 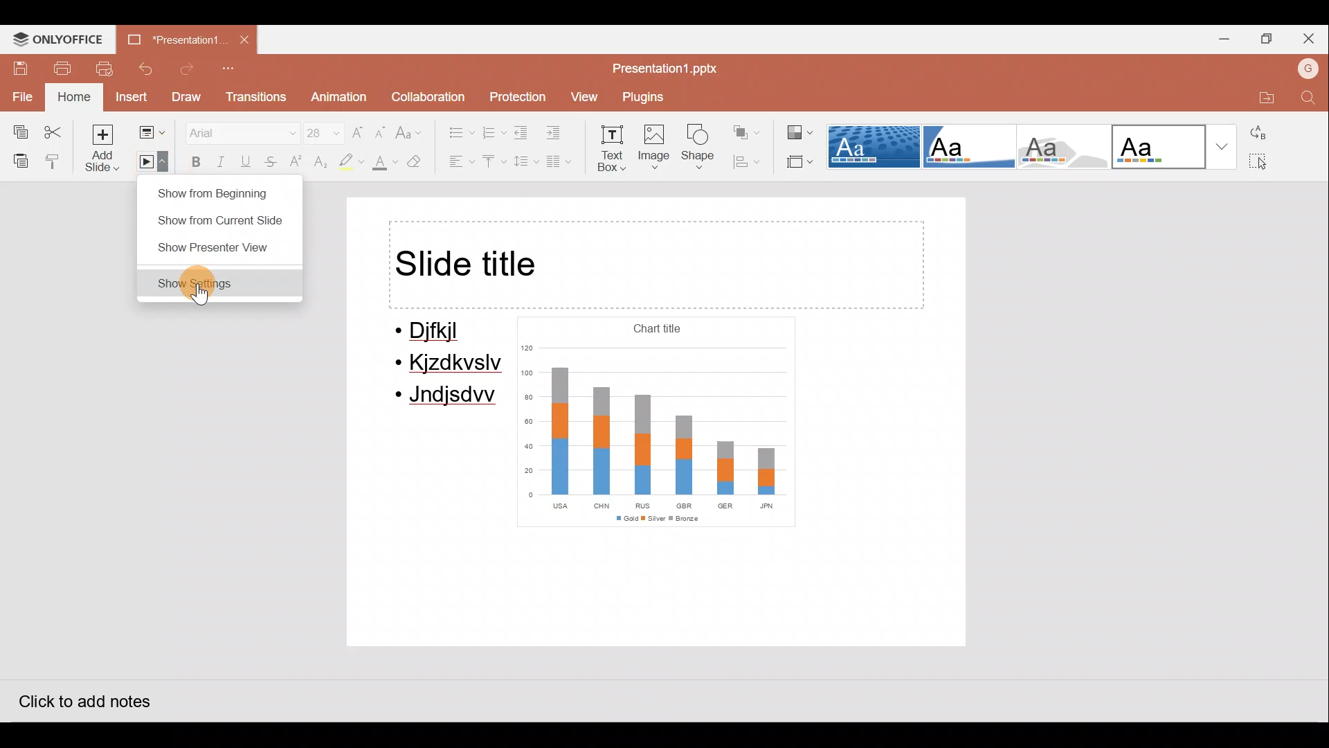 What do you see at coordinates (1308, 70) in the screenshot?
I see `Account name` at bounding box center [1308, 70].